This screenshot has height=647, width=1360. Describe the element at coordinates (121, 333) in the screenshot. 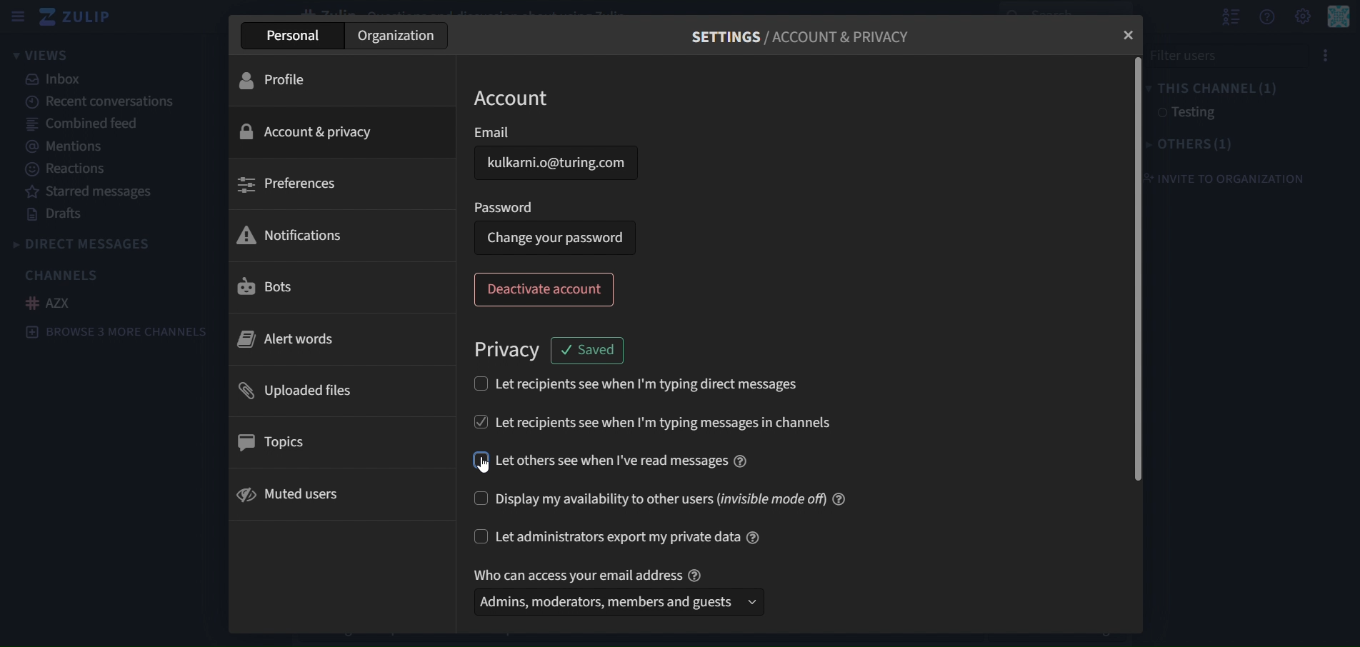

I see `Browse 3 more channels` at that location.